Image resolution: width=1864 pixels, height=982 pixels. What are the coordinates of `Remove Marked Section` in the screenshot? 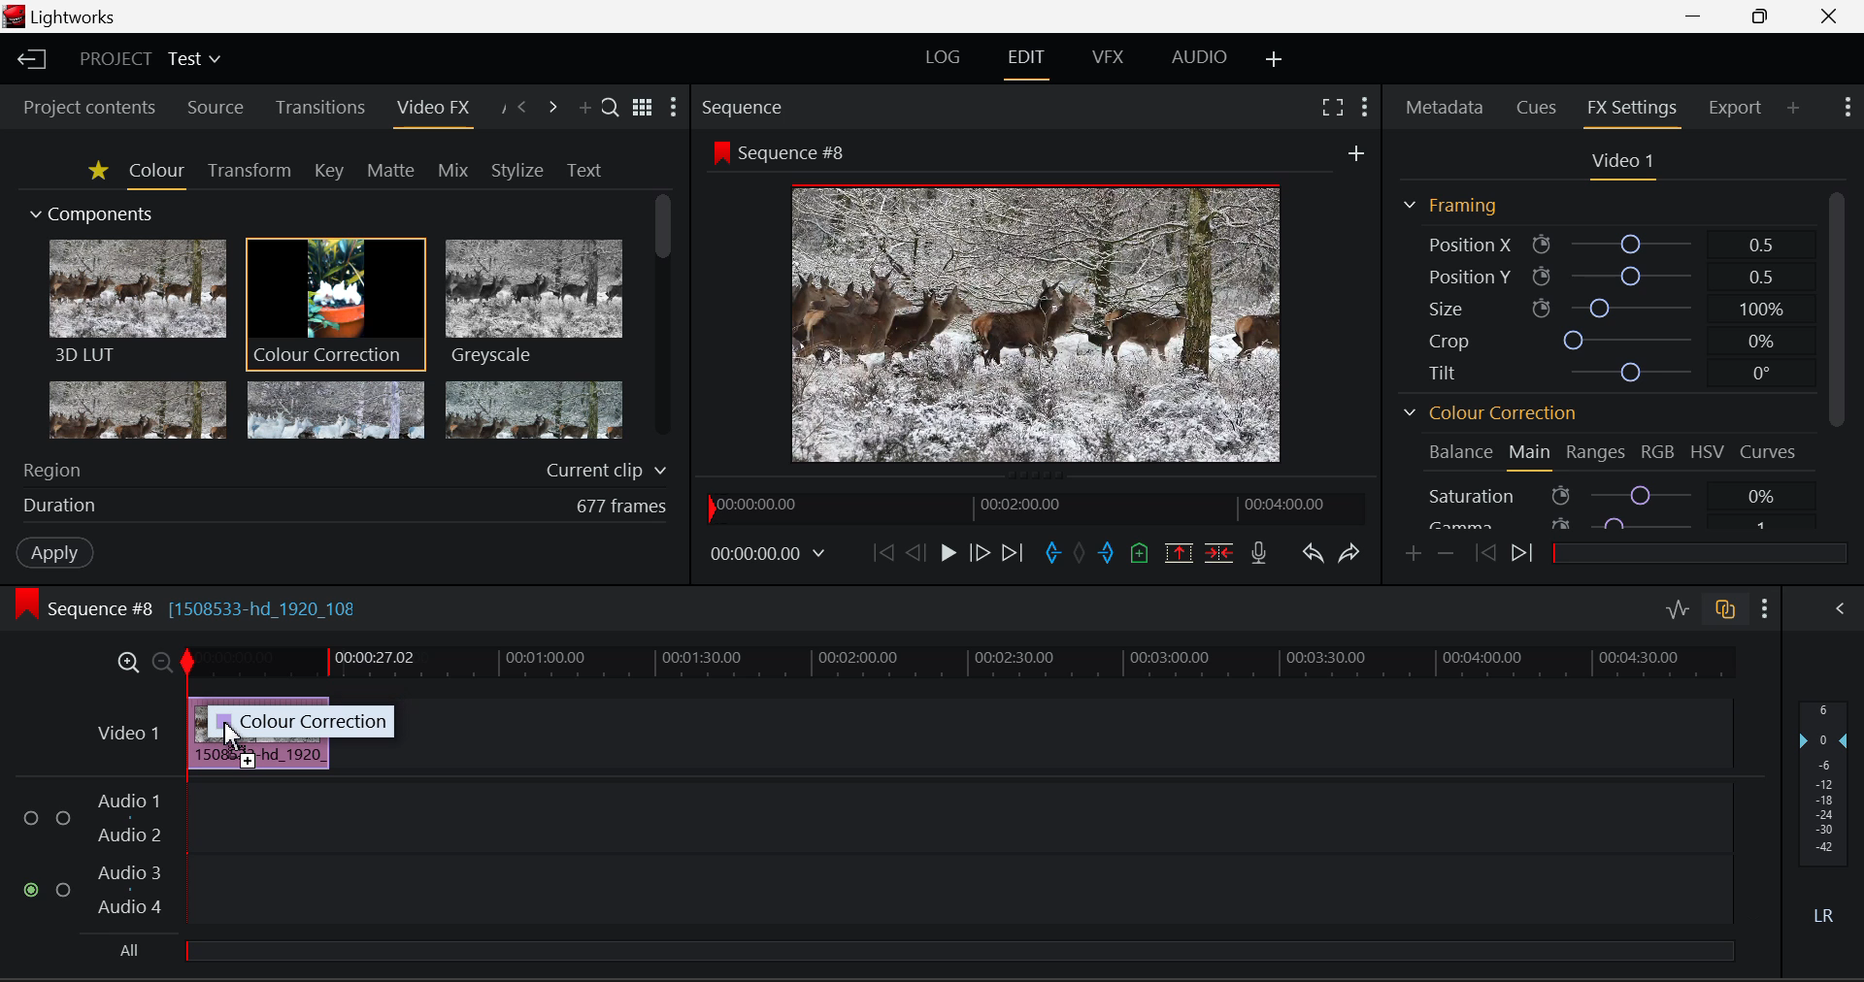 It's located at (1178, 553).